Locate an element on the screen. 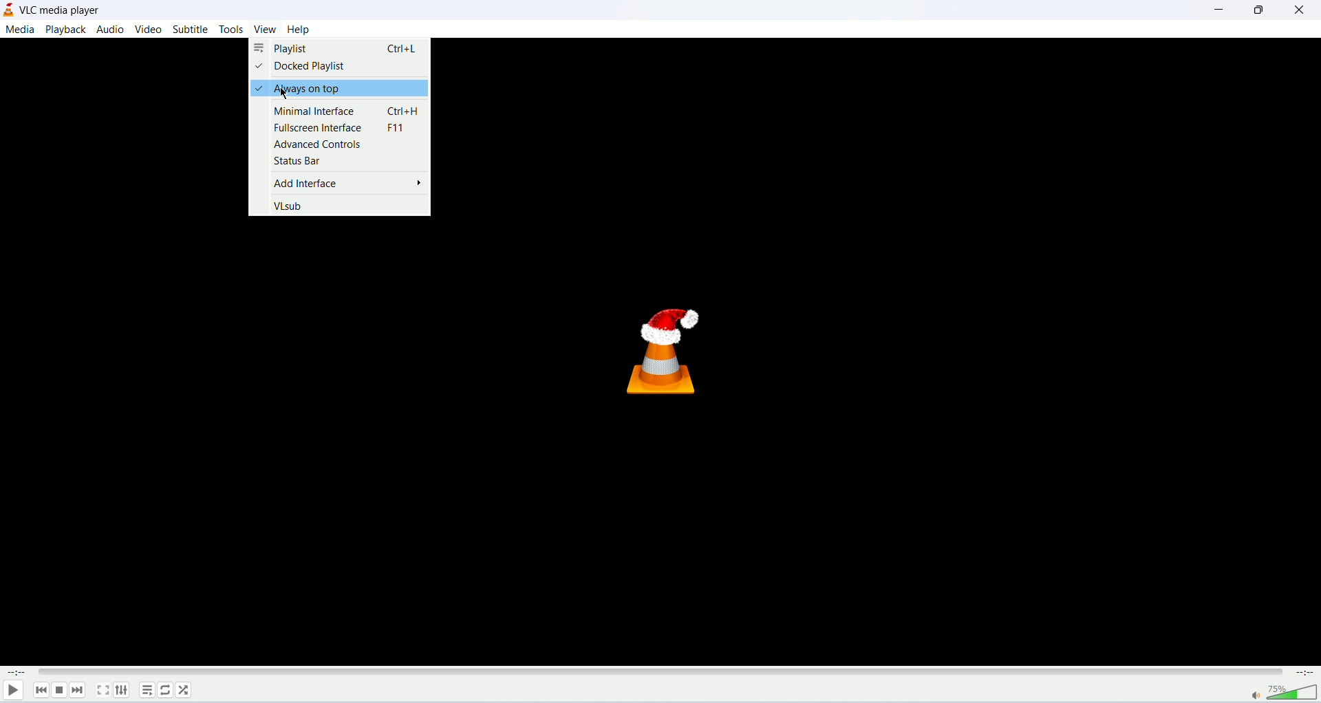 This screenshot has height=703, width=1321. subtitle is located at coordinates (192, 30).